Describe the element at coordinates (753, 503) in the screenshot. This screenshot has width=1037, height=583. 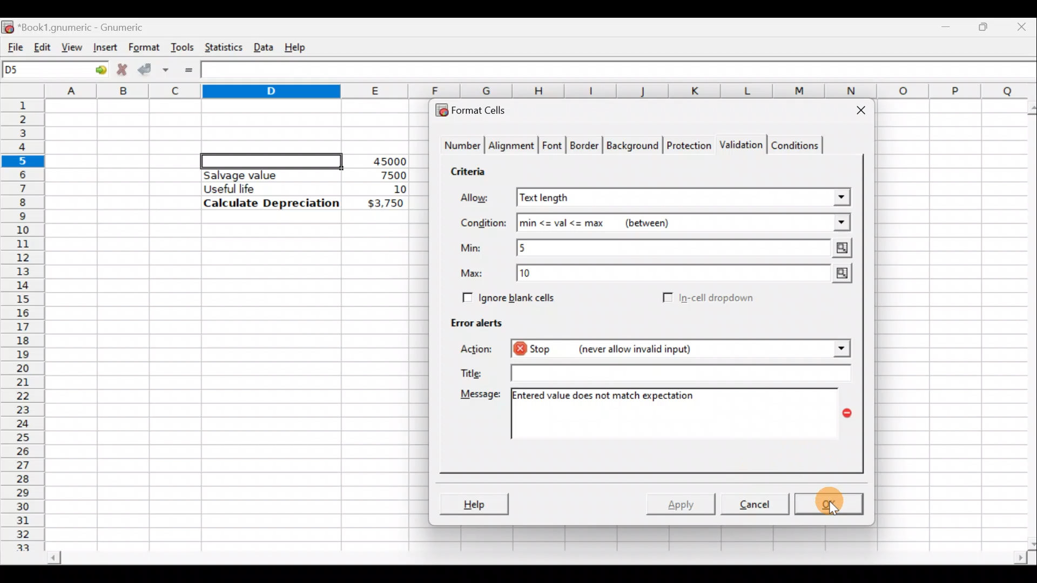
I see `Cancel` at that location.